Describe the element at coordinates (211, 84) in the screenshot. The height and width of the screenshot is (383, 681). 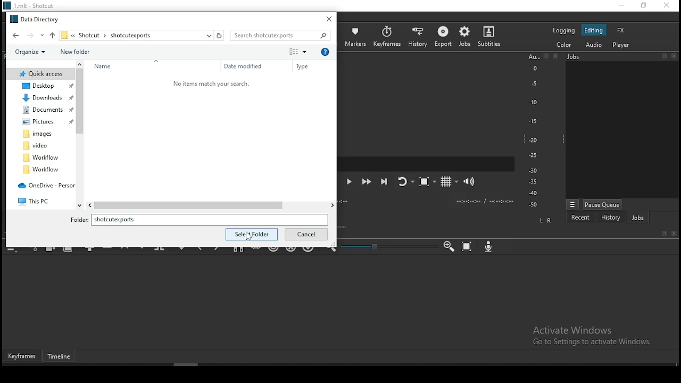
I see `No items match your search` at that location.